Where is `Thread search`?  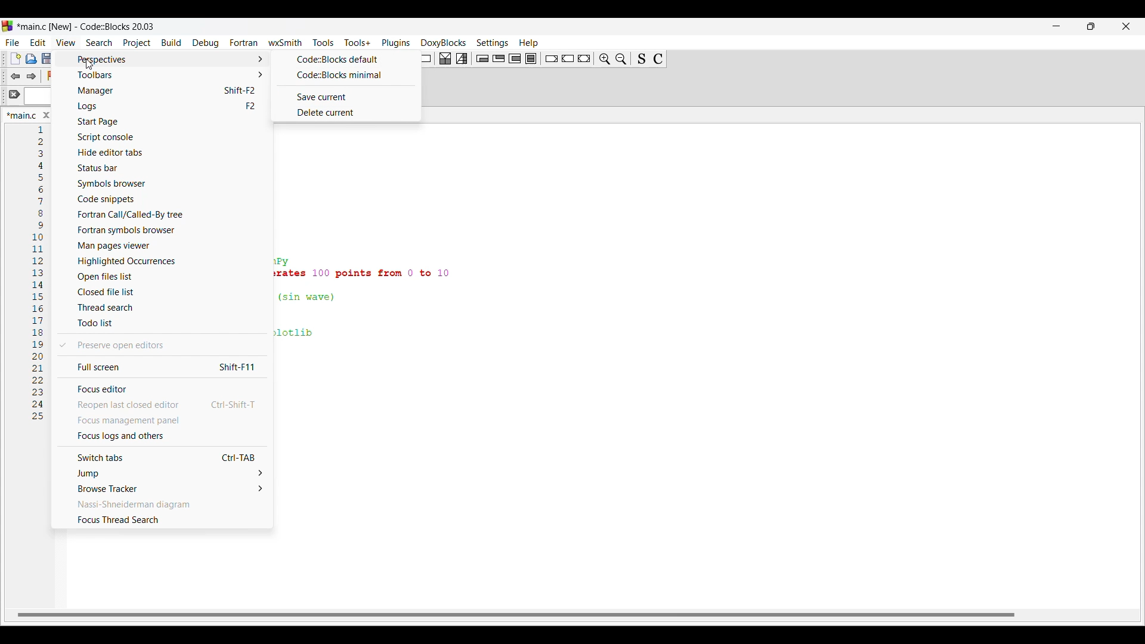
Thread search is located at coordinates (162, 307).